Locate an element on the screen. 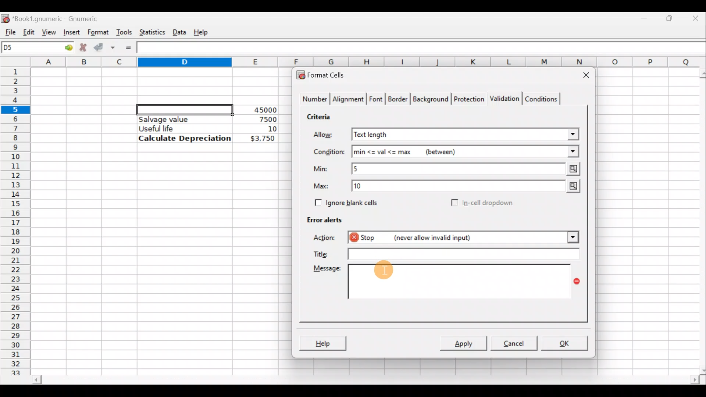  Data is located at coordinates (179, 31).